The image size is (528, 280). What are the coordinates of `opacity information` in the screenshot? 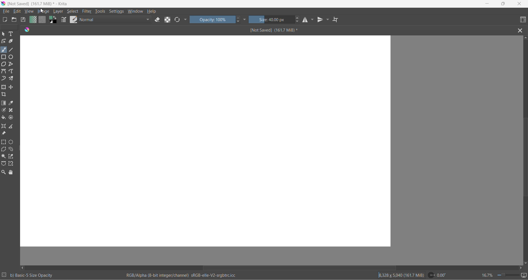 It's located at (32, 275).